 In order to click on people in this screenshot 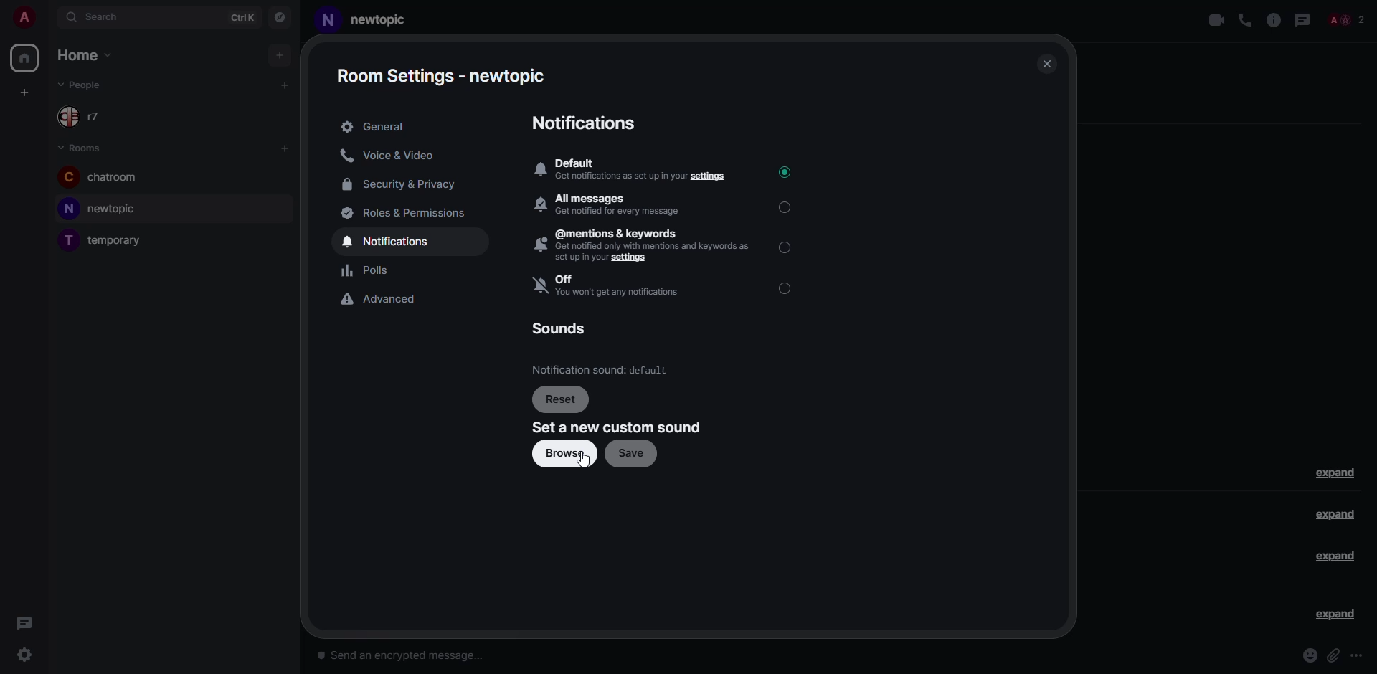, I will do `click(1345, 20)`.